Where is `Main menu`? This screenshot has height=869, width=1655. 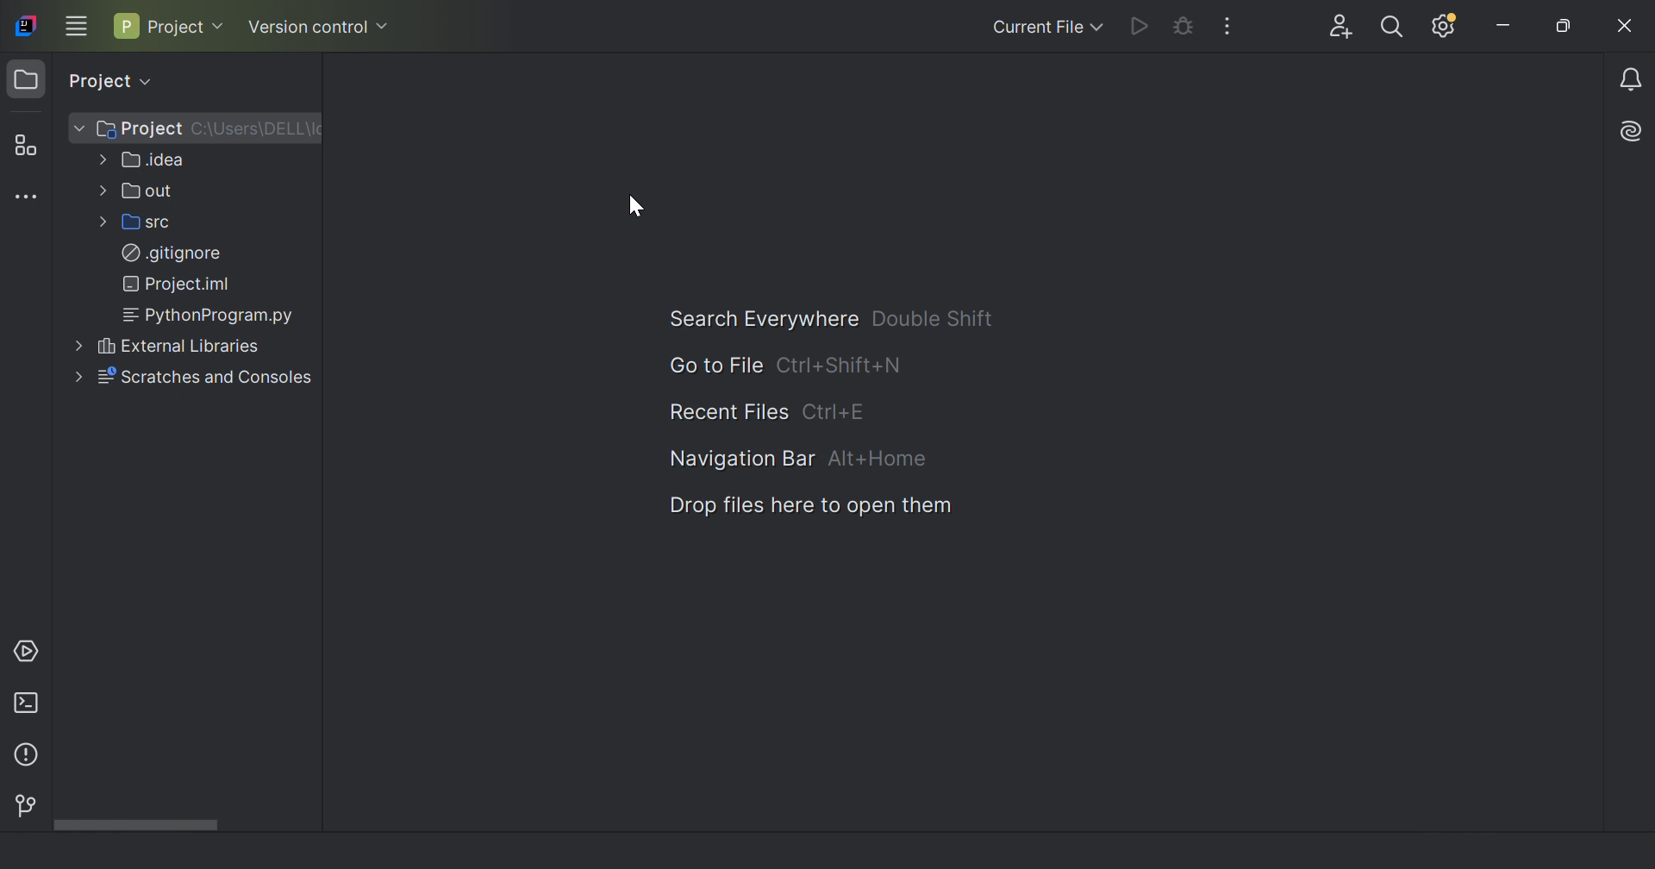
Main menu is located at coordinates (77, 25).